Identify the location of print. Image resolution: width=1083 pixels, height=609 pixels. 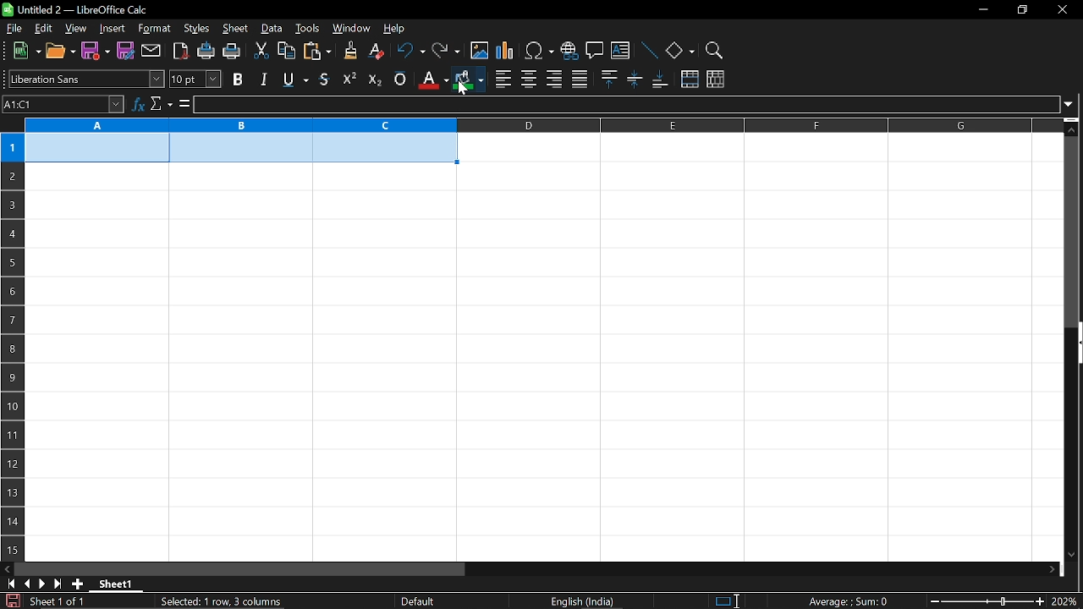
(233, 52).